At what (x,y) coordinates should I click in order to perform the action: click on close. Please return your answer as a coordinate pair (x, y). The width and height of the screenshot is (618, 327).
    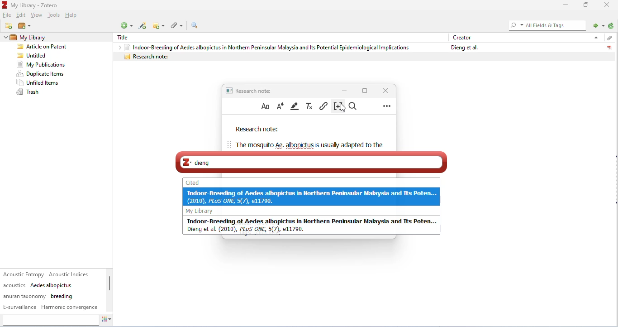
    Looking at the image, I should click on (384, 90).